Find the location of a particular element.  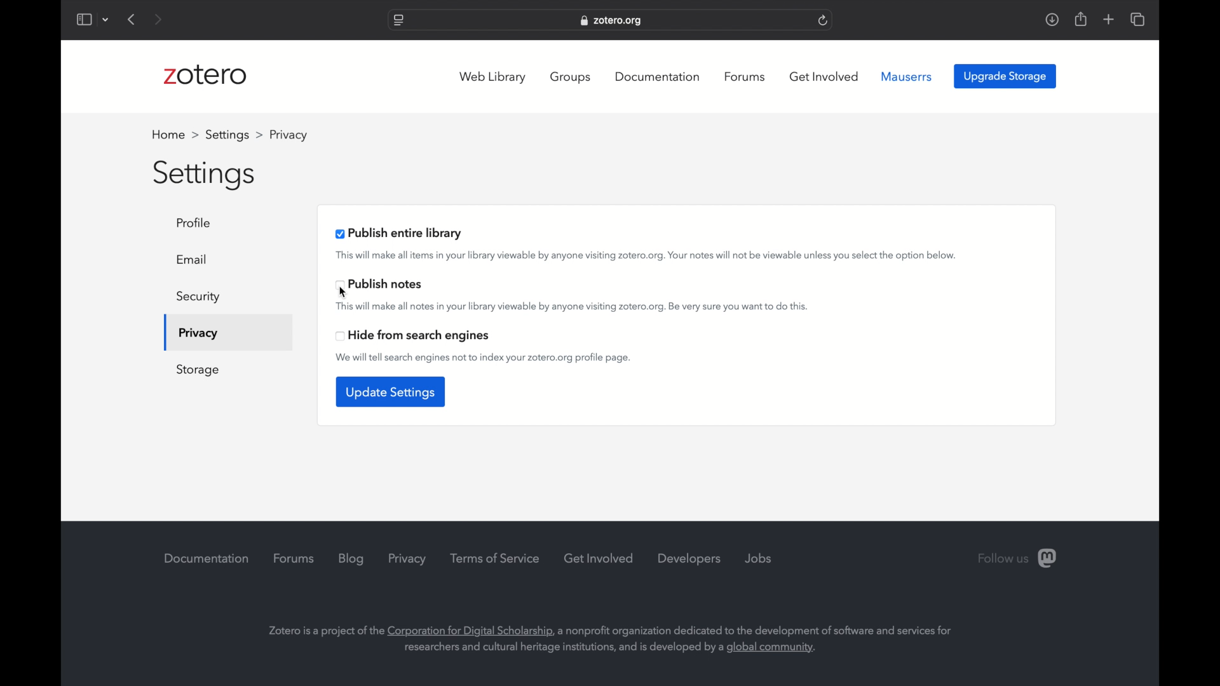

groups is located at coordinates (571, 77).